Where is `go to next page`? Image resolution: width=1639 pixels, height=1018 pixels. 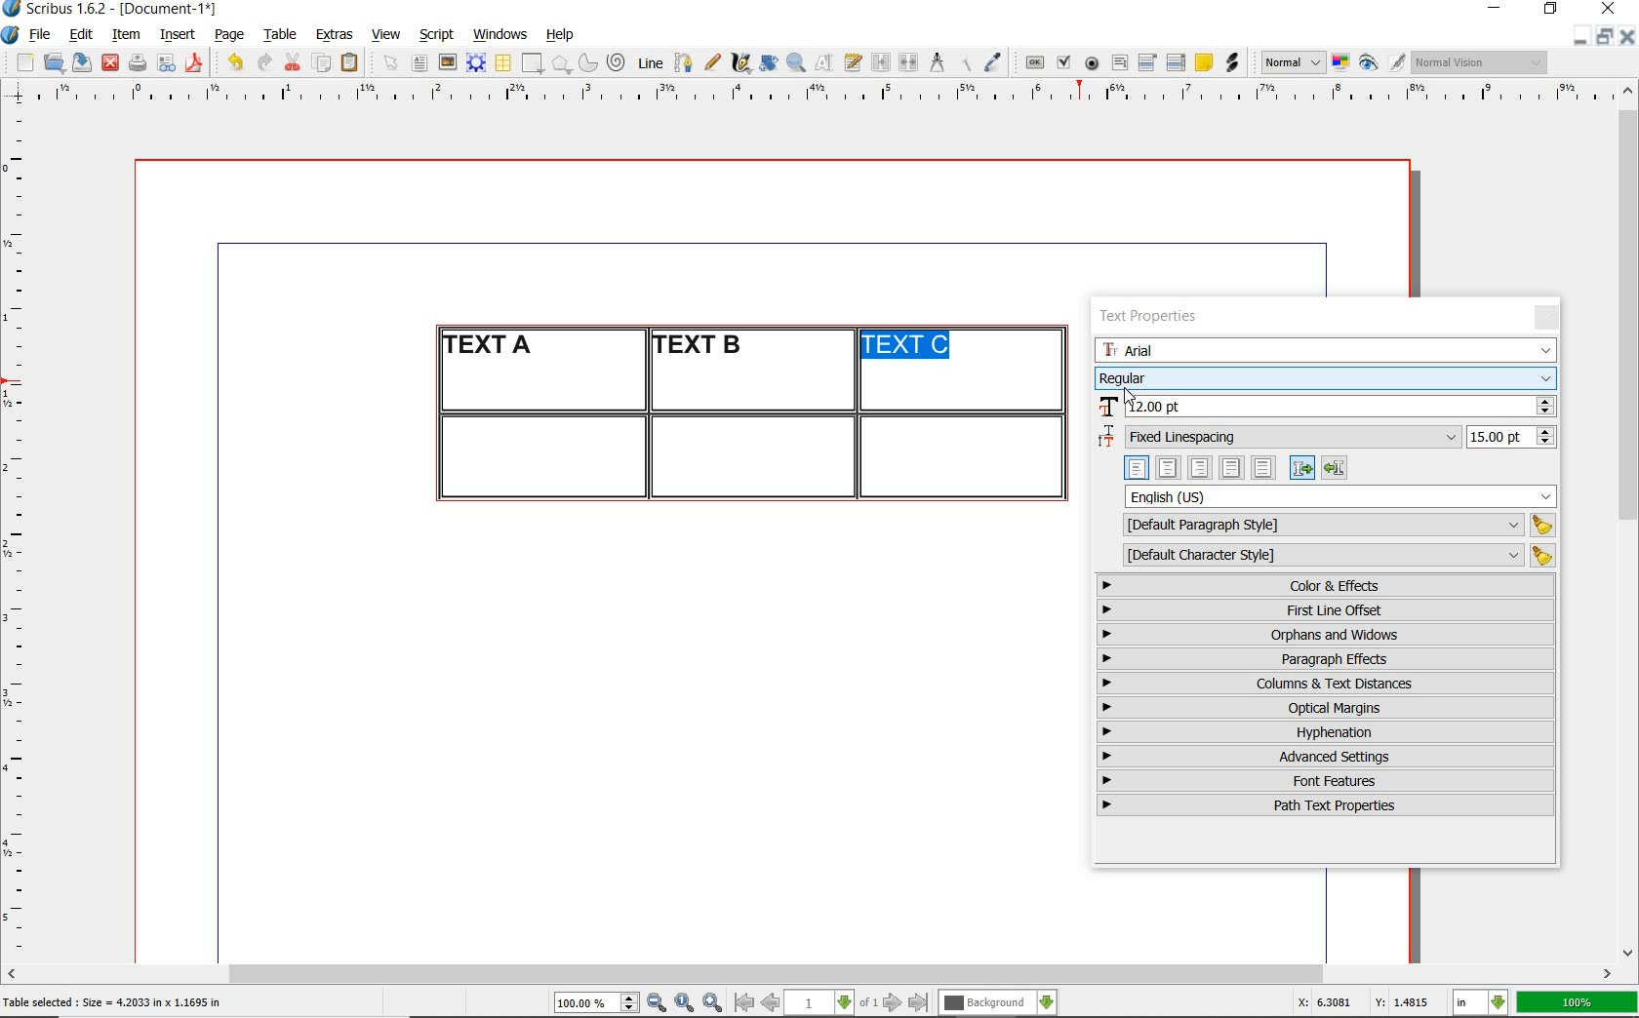 go to next page is located at coordinates (893, 1003).